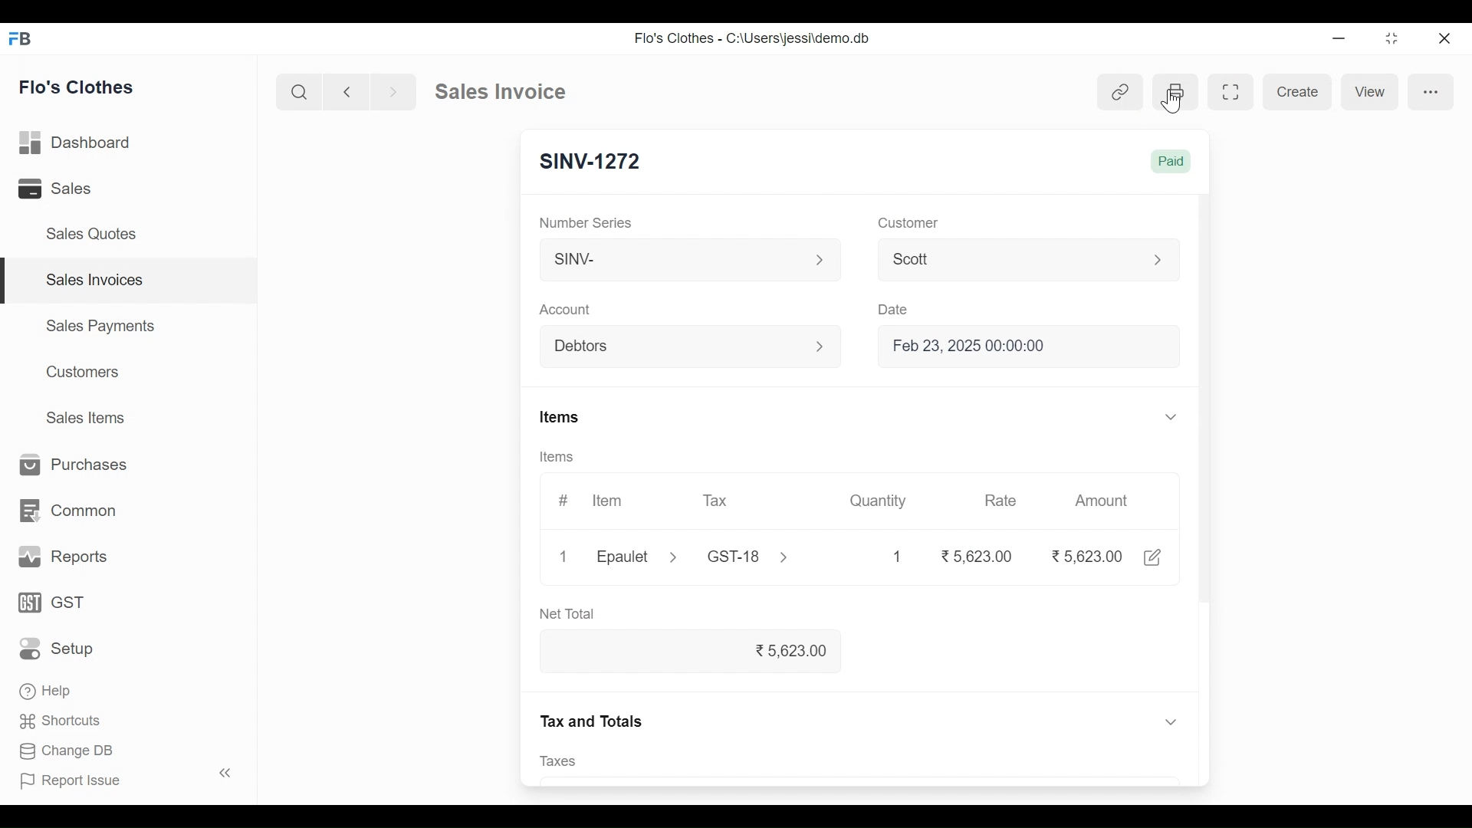 This screenshot has width=1472, height=828. What do you see at coordinates (894, 309) in the screenshot?
I see `Date` at bounding box center [894, 309].